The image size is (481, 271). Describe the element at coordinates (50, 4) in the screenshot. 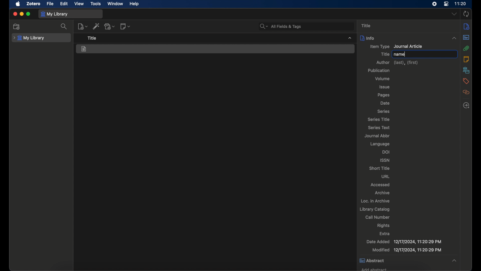

I see `file` at that location.